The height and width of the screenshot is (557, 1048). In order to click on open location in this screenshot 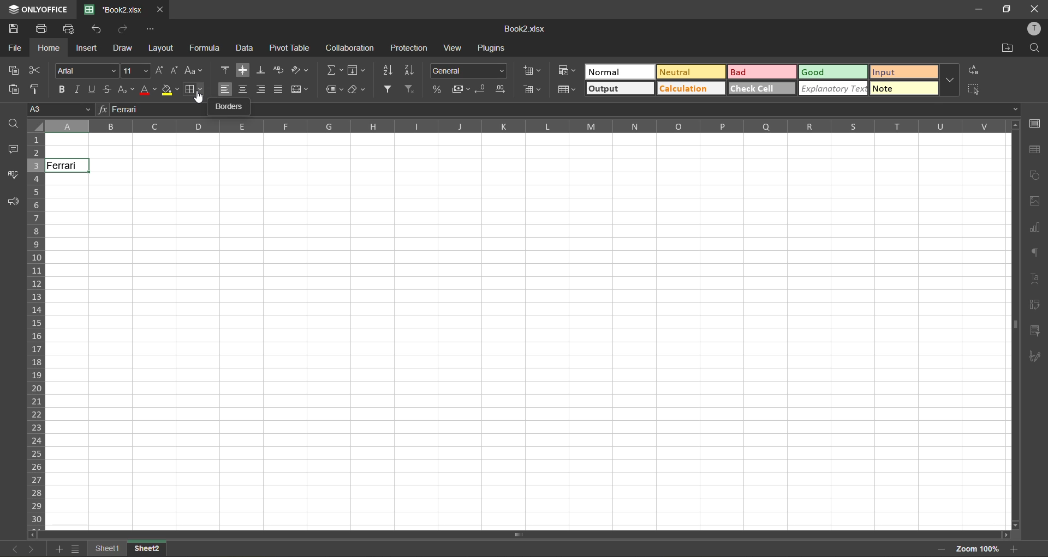, I will do `click(1009, 49)`.